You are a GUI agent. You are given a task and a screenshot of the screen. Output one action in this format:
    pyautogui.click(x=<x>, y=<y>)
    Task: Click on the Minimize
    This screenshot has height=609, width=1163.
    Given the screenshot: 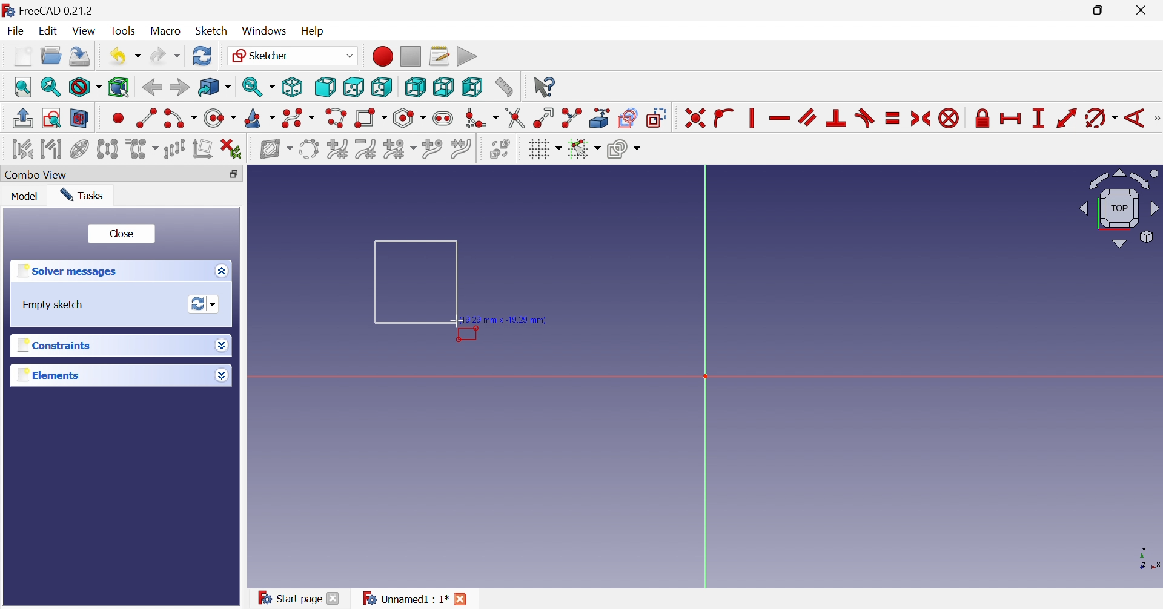 What is the action you would take?
    pyautogui.click(x=1059, y=11)
    